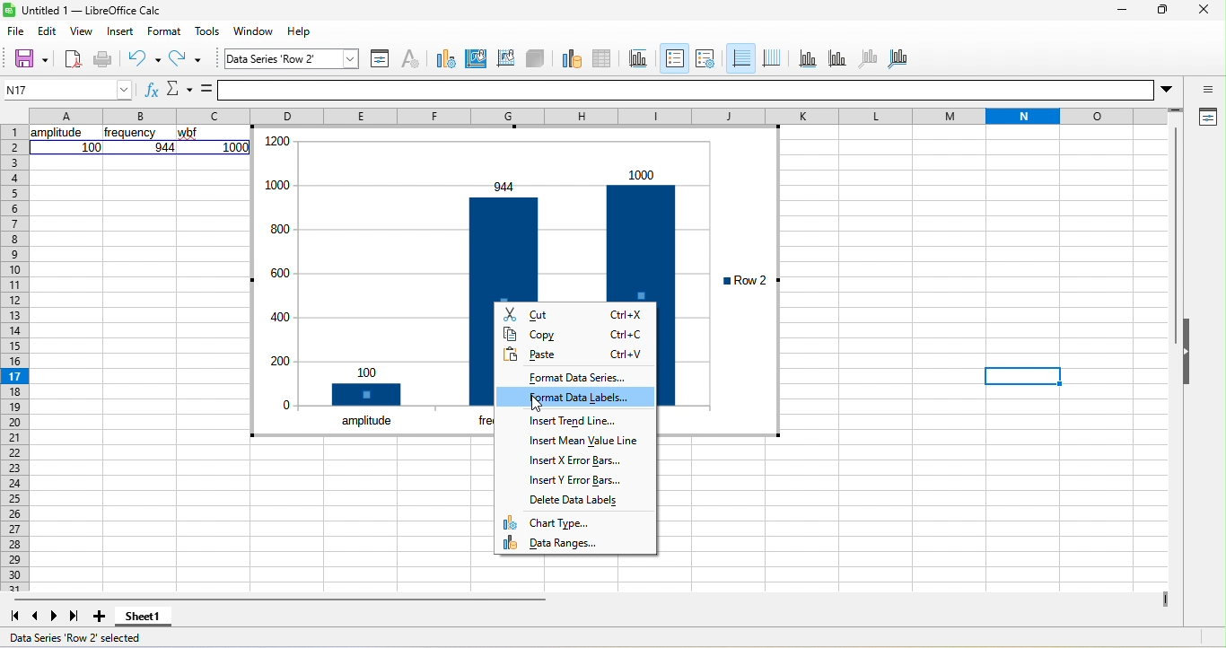  I want to click on 944, so click(163, 147).